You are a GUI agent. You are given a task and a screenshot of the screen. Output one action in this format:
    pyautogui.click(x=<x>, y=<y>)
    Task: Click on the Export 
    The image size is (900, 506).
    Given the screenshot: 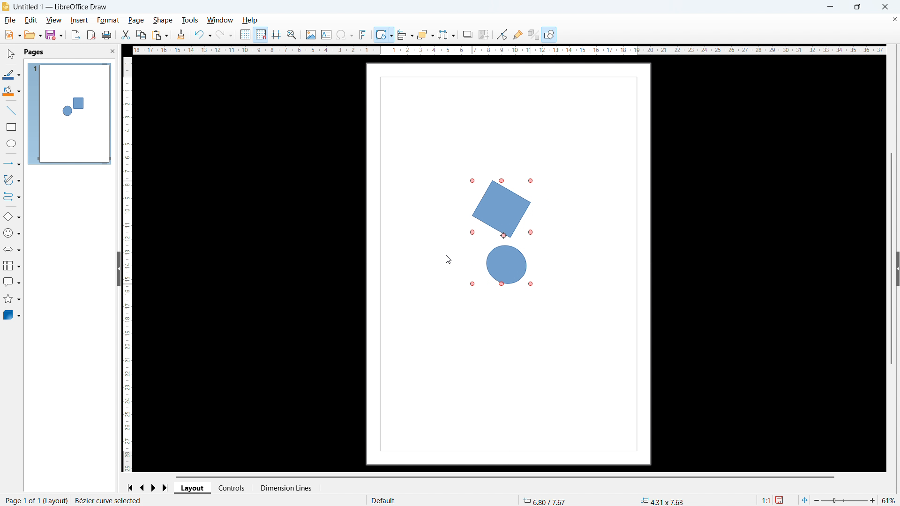 What is the action you would take?
    pyautogui.click(x=75, y=36)
    